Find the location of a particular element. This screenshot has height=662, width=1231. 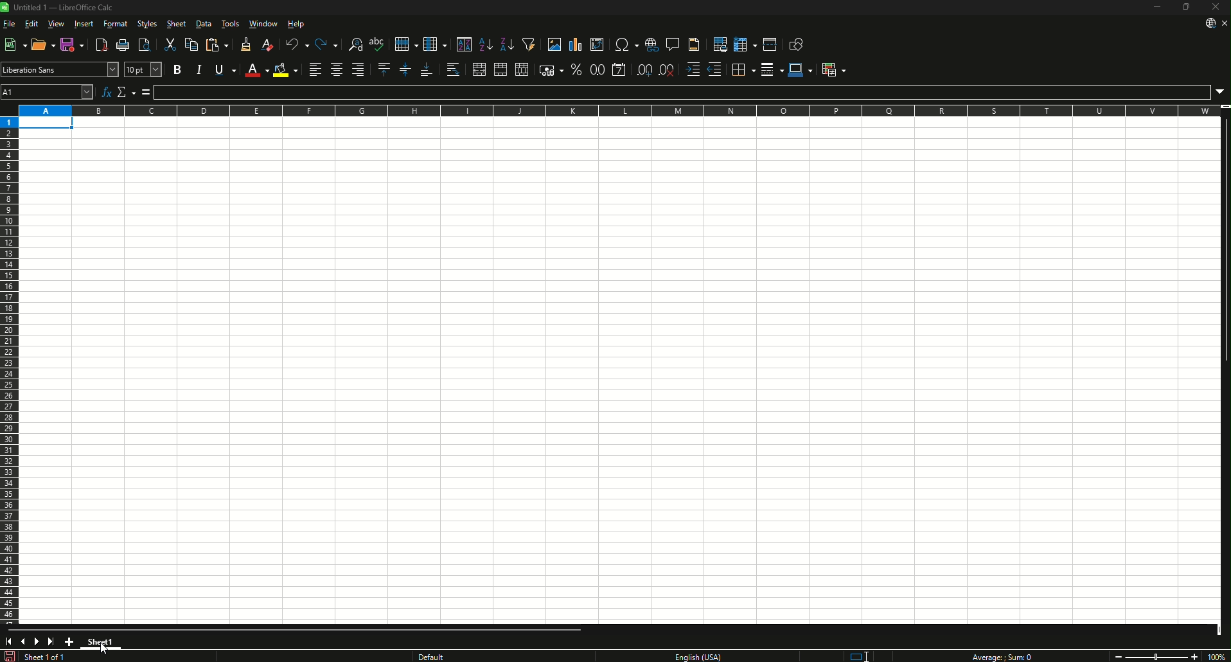

Background Color is located at coordinates (285, 69).